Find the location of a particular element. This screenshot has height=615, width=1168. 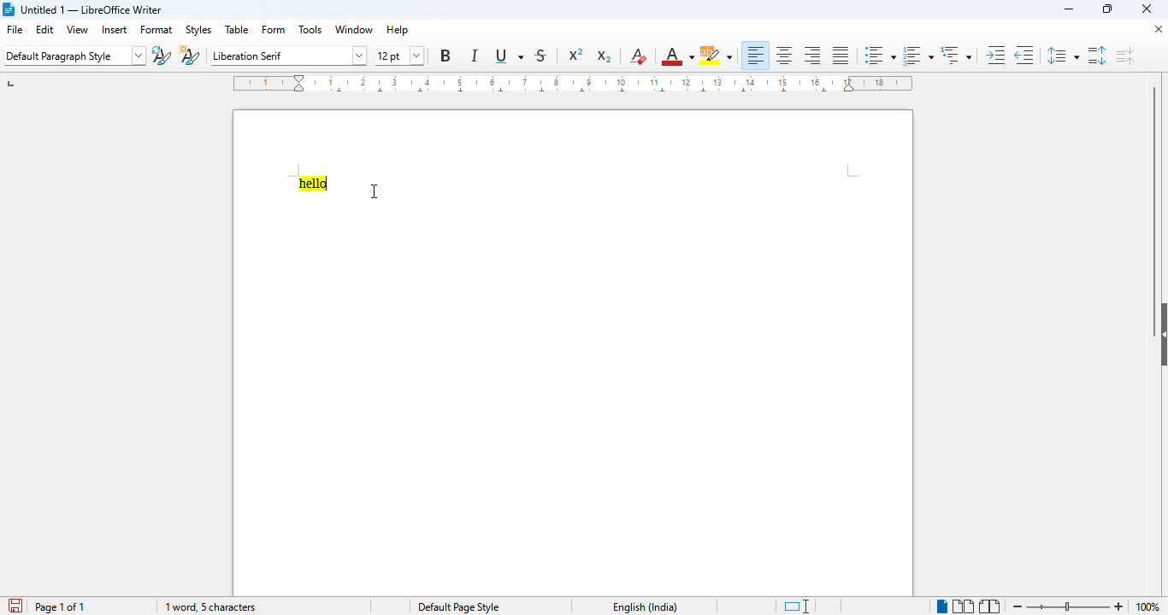

vertical scroll bar is located at coordinates (1158, 183).